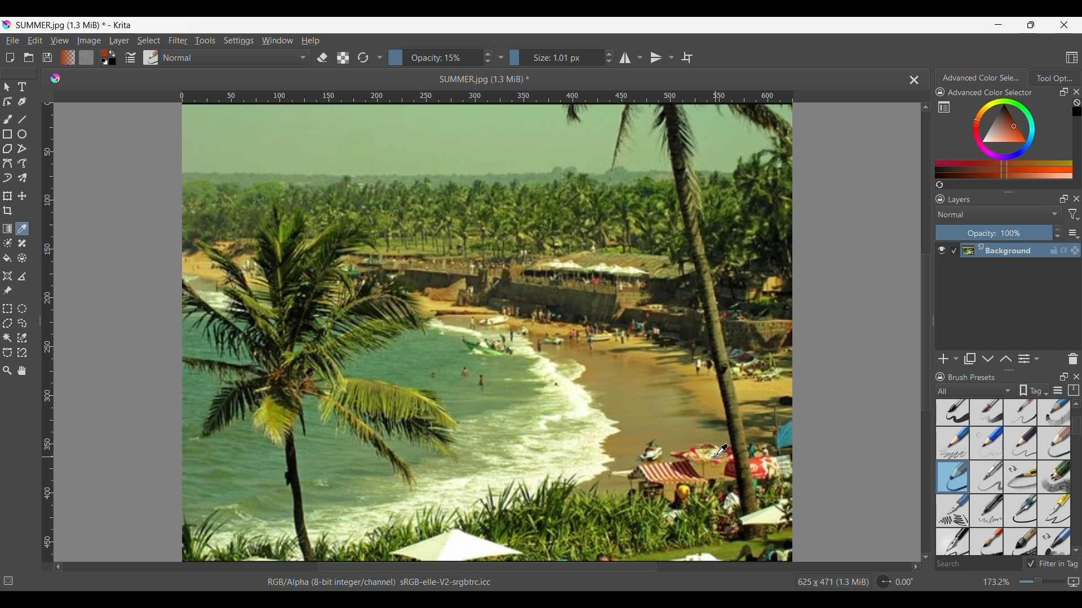 The image size is (1082, 608). Describe the element at coordinates (86, 57) in the screenshot. I see `Fill patterns` at that location.